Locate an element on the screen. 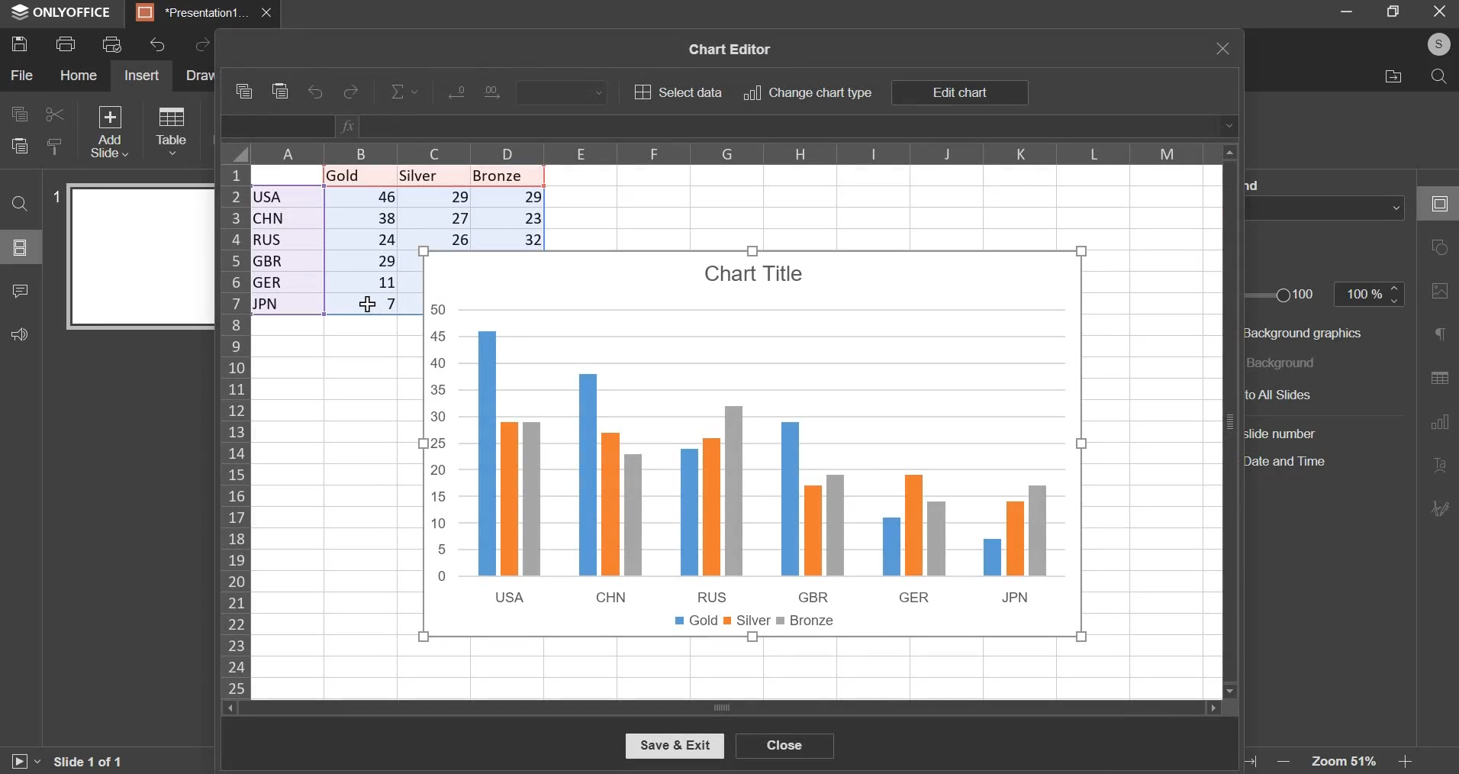 The image size is (1459, 774). search is located at coordinates (1440, 76).